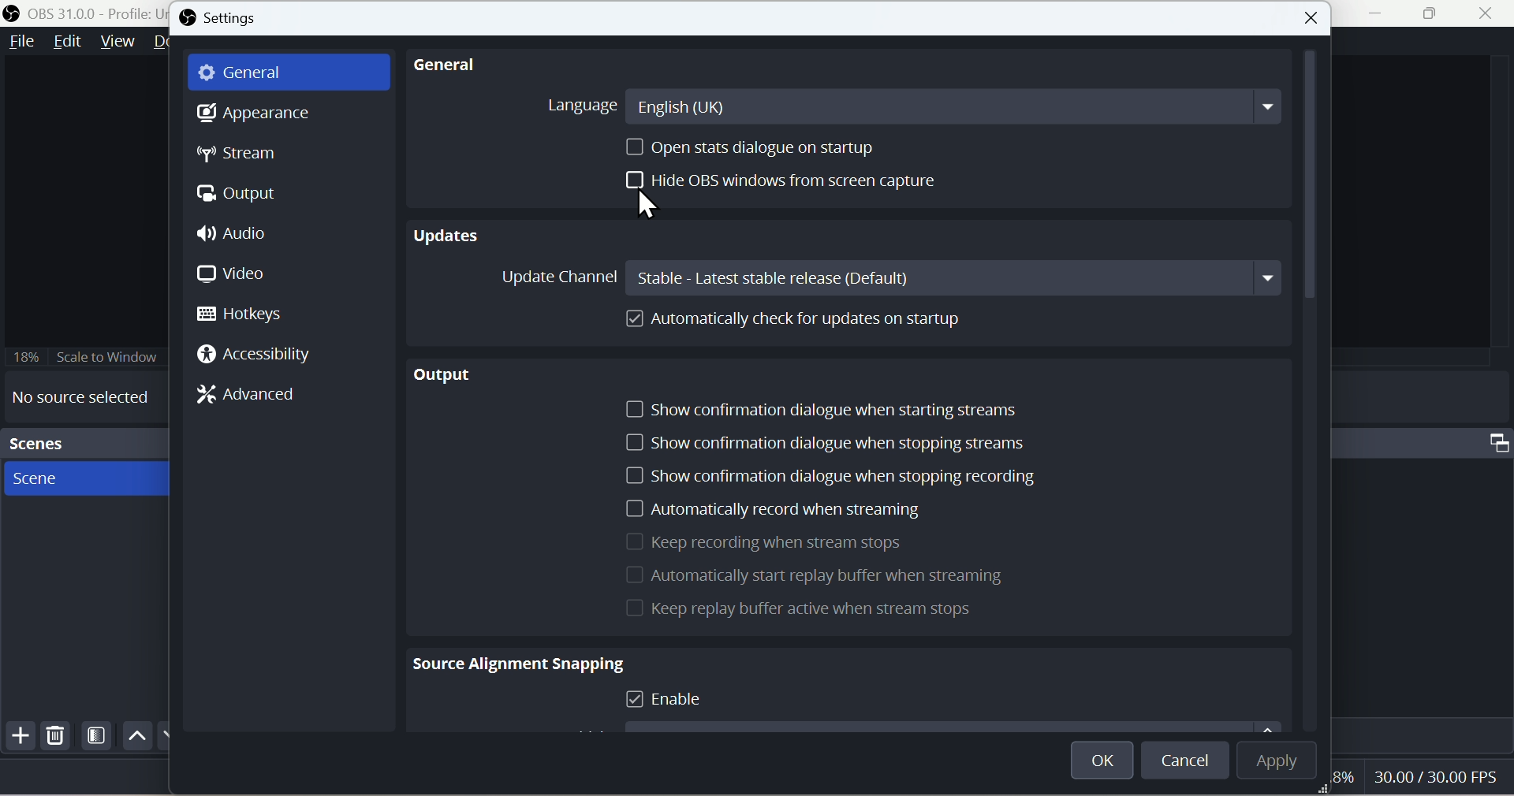  I want to click on 18% Scale to Window, so click(112, 355).